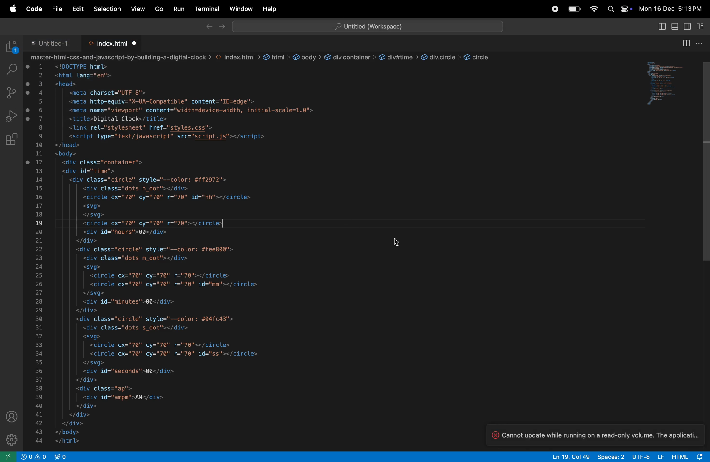 The width and height of the screenshot is (710, 462). I want to click on </div>, so click(86, 406).